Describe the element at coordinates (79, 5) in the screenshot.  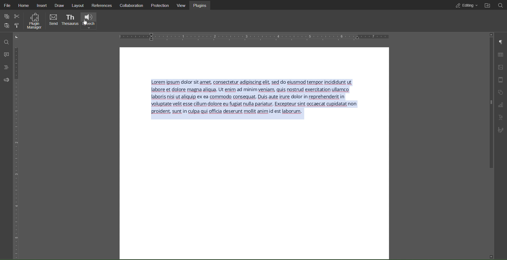
I see `Layout` at that location.